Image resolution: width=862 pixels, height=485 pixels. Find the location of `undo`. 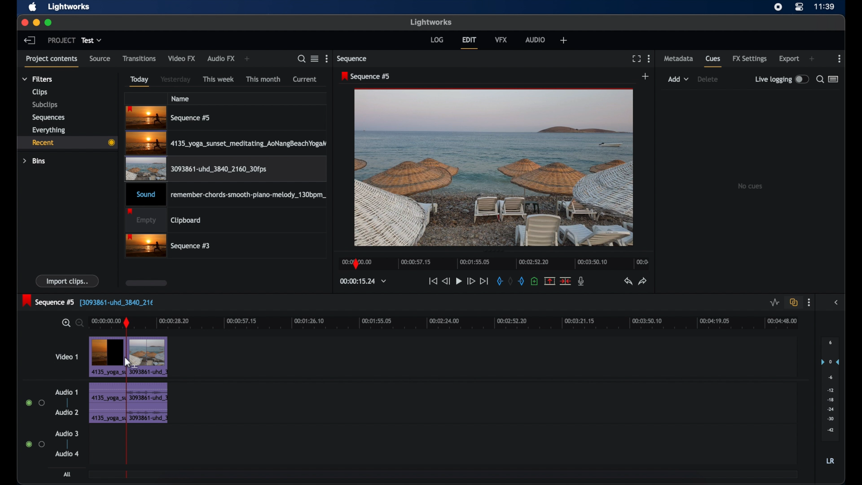

undo is located at coordinates (627, 282).